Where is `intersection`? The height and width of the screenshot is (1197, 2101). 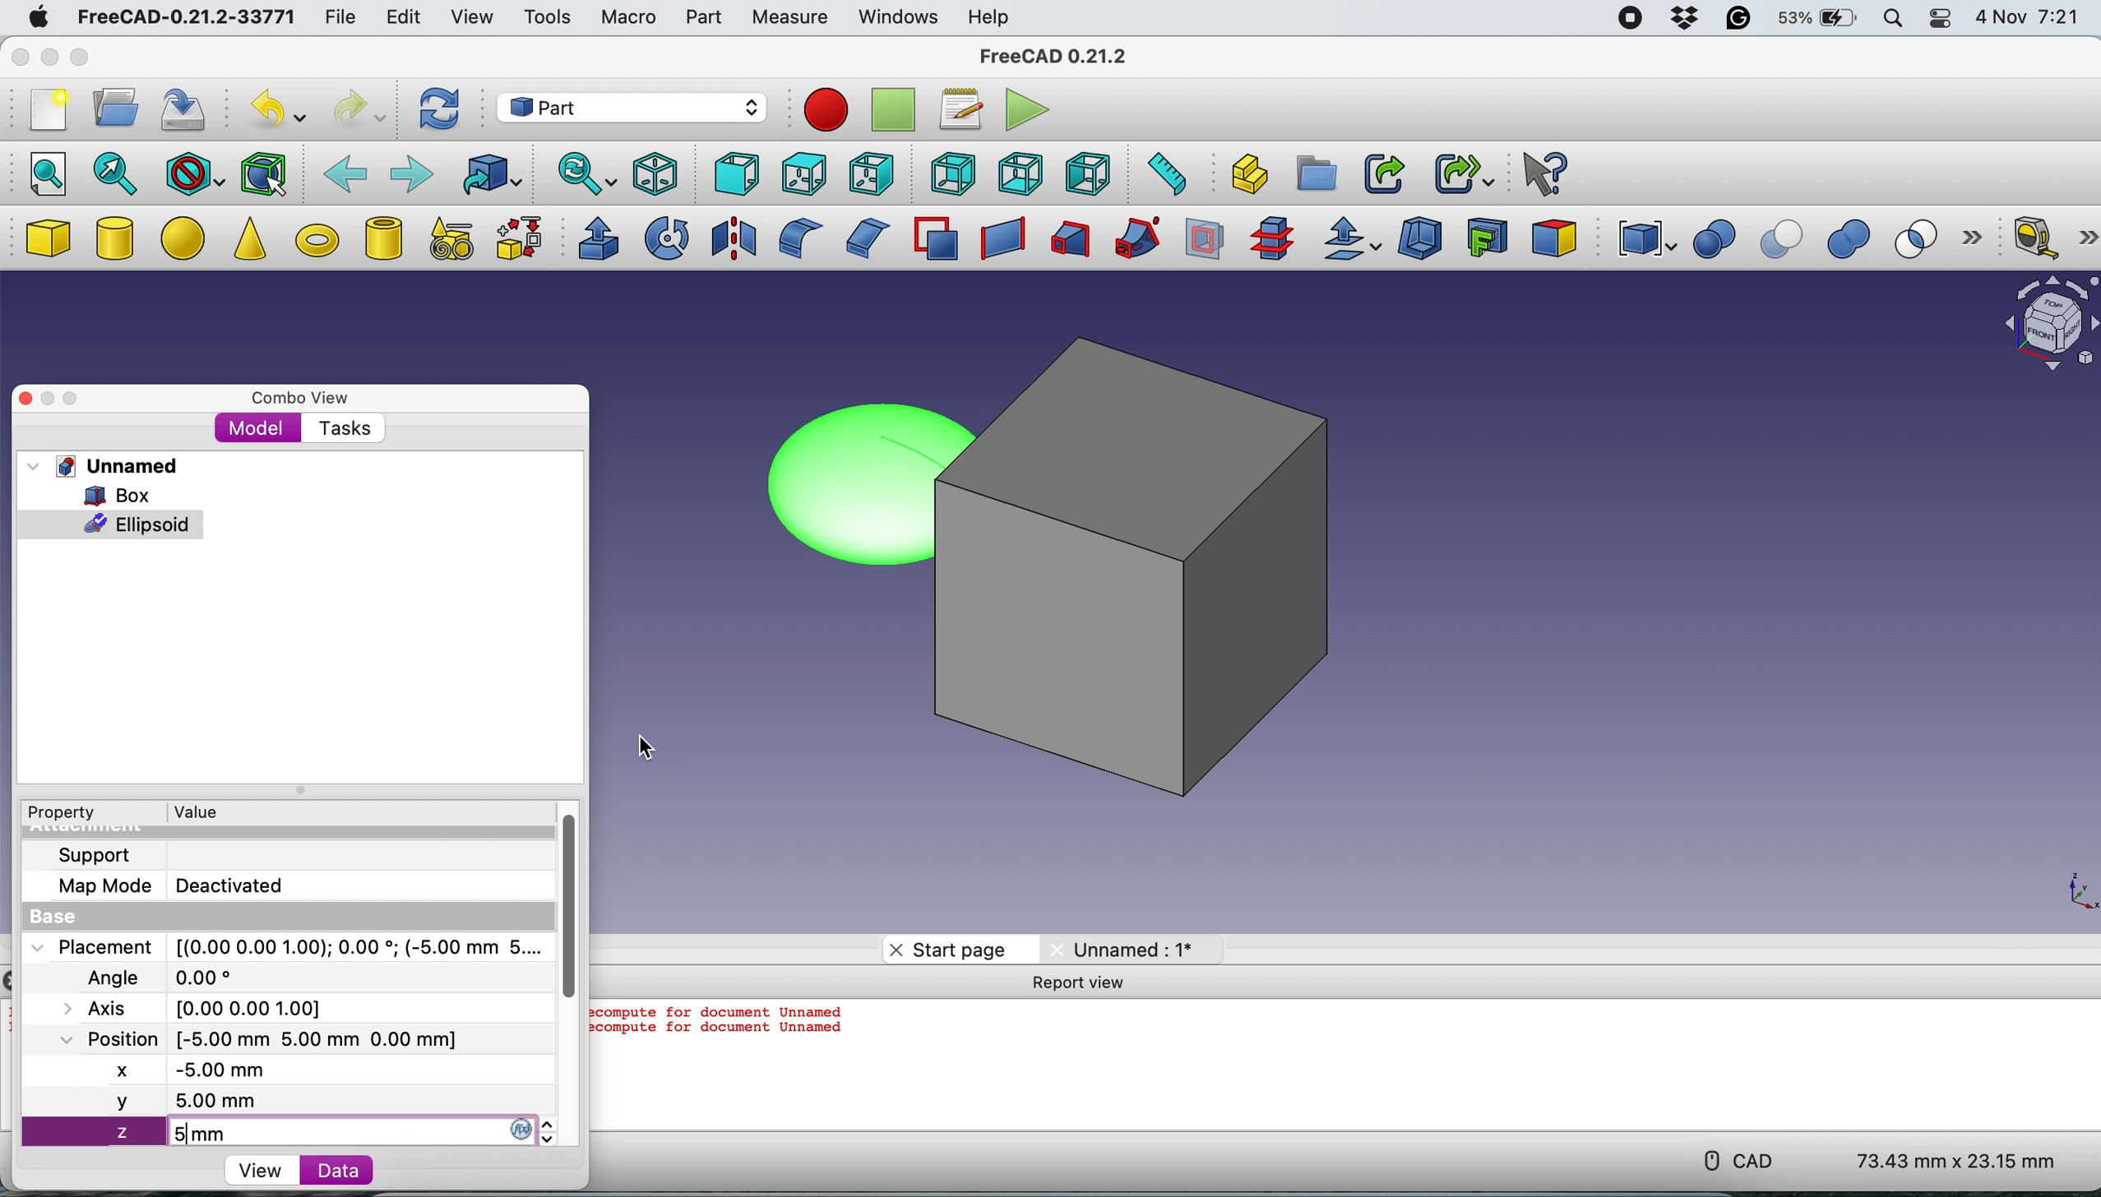 intersection is located at coordinates (1925, 238).